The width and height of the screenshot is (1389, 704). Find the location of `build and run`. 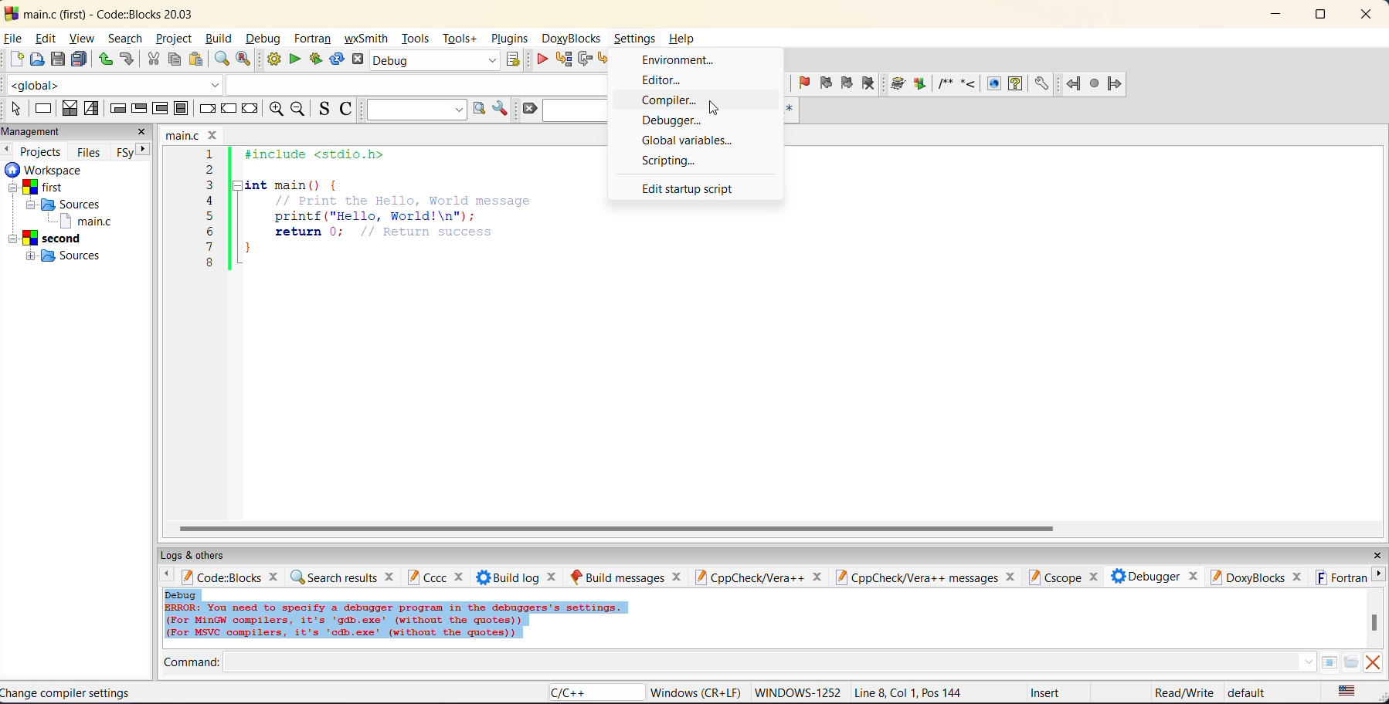

build and run is located at coordinates (317, 60).